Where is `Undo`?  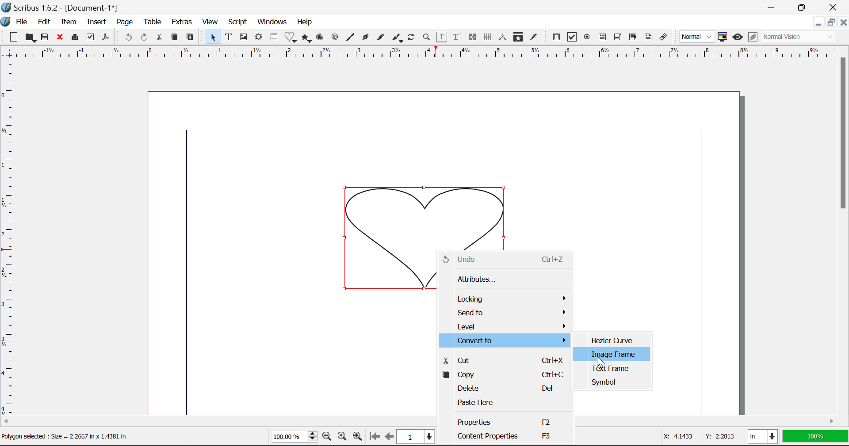 Undo is located at coordinates (505, 260).